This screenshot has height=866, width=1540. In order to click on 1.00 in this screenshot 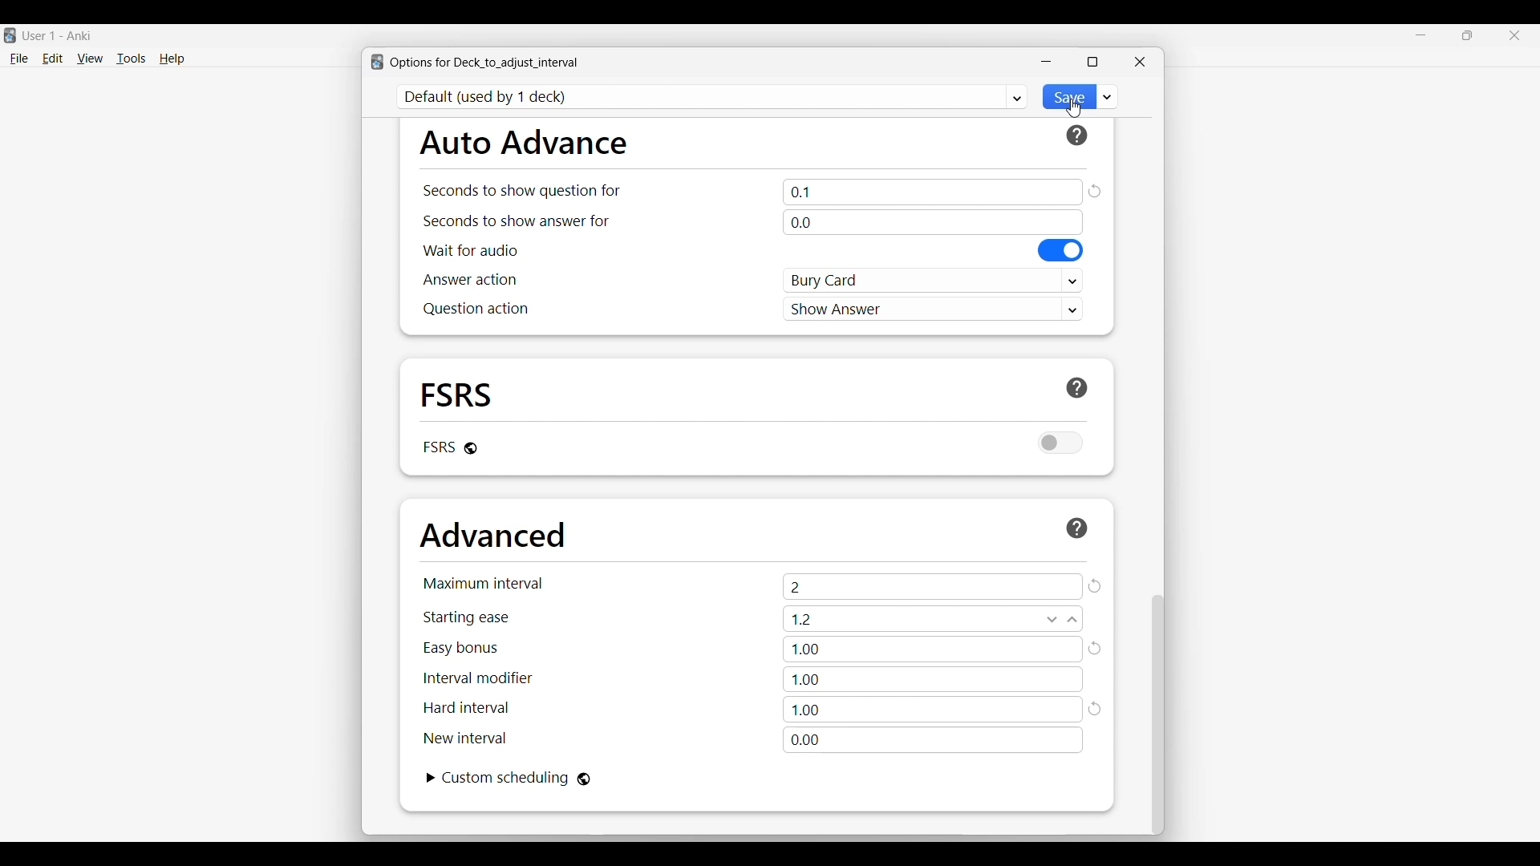, I will do `click(932, 679)`.